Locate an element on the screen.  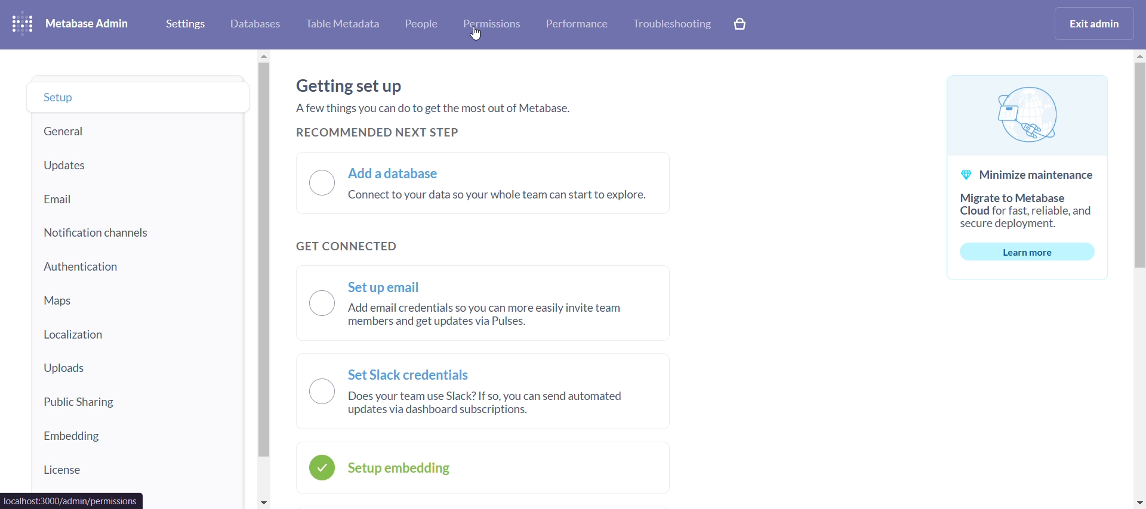
people is located at coordinates (425, 23).